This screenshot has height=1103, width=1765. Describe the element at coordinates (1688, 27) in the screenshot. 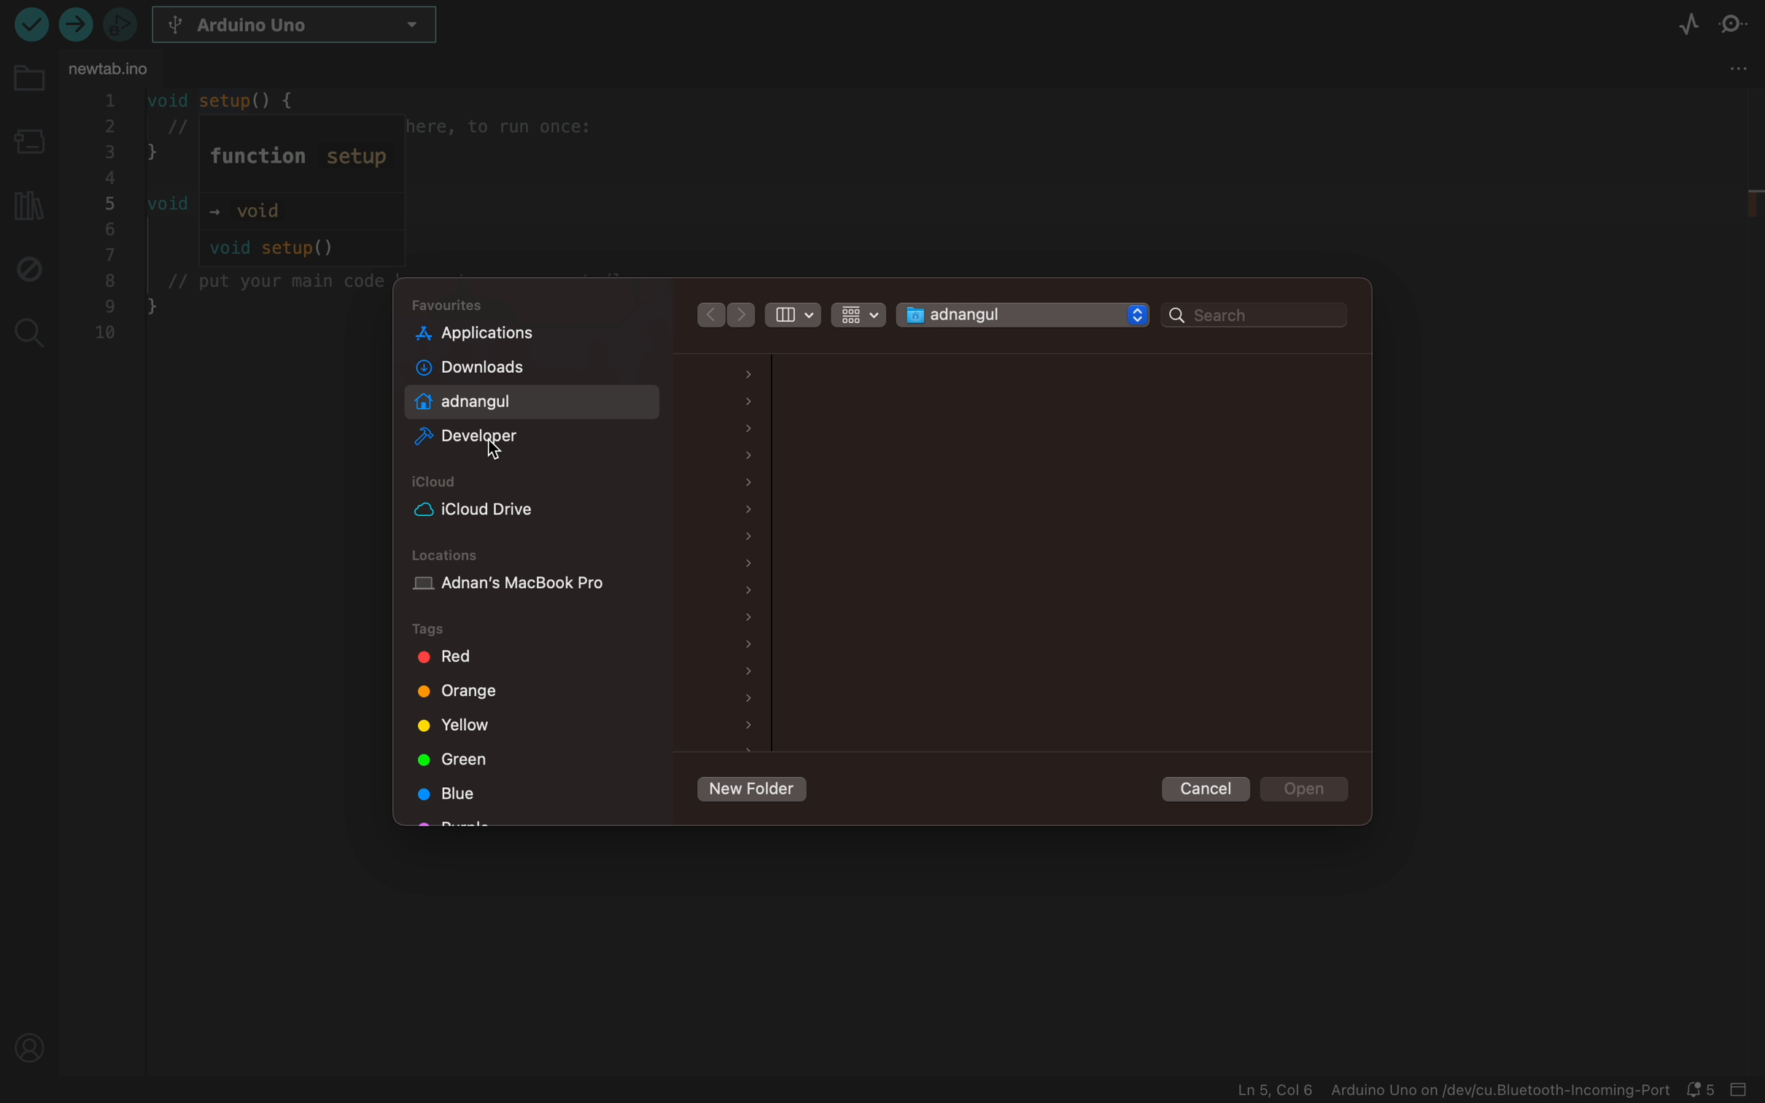

I see `serial plotter` at that location.